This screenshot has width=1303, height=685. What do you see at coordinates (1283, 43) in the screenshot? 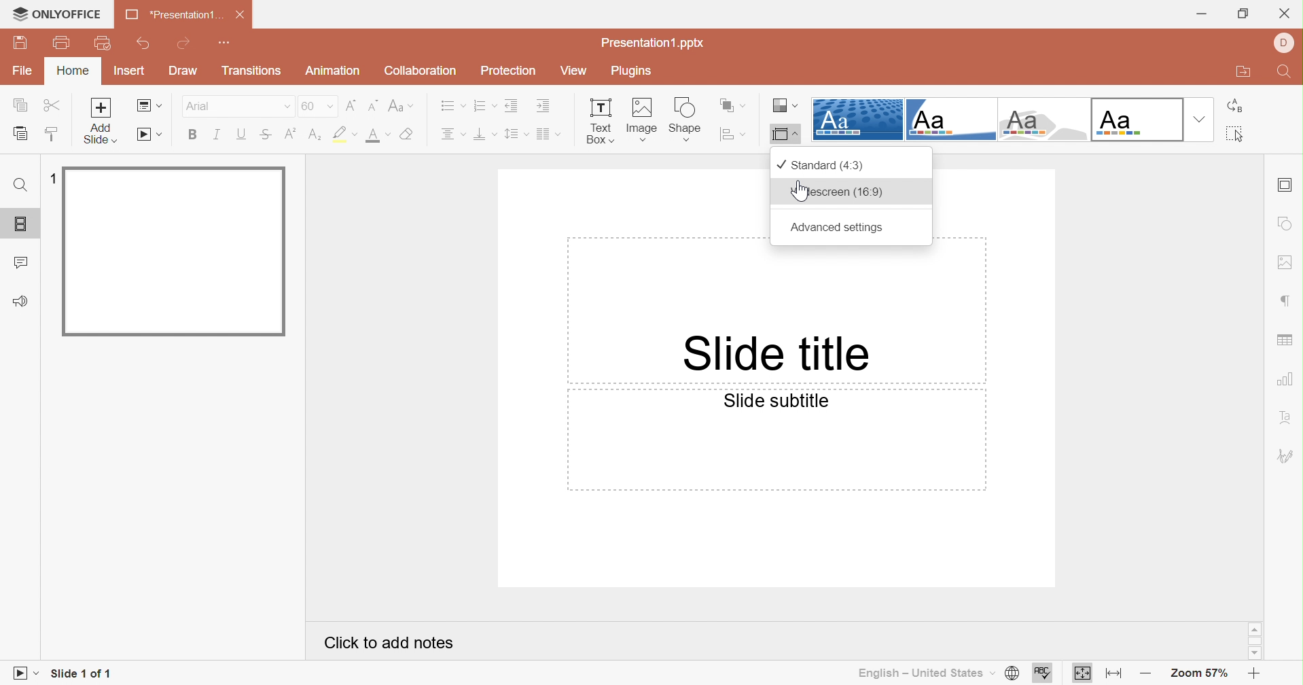
I see `DELL` at bounding box center [1283, 43].